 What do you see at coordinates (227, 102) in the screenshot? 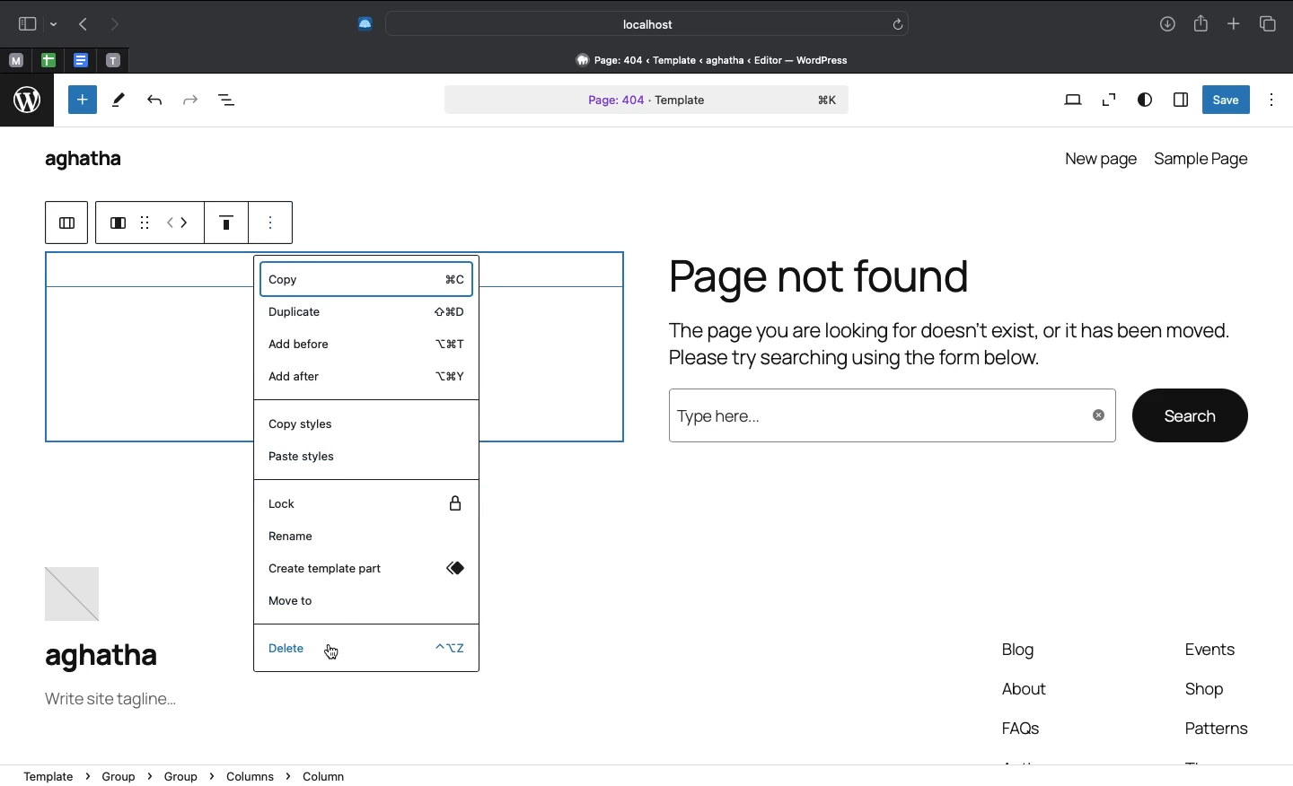
I see `Document overview` at bounding box center [227, 102].